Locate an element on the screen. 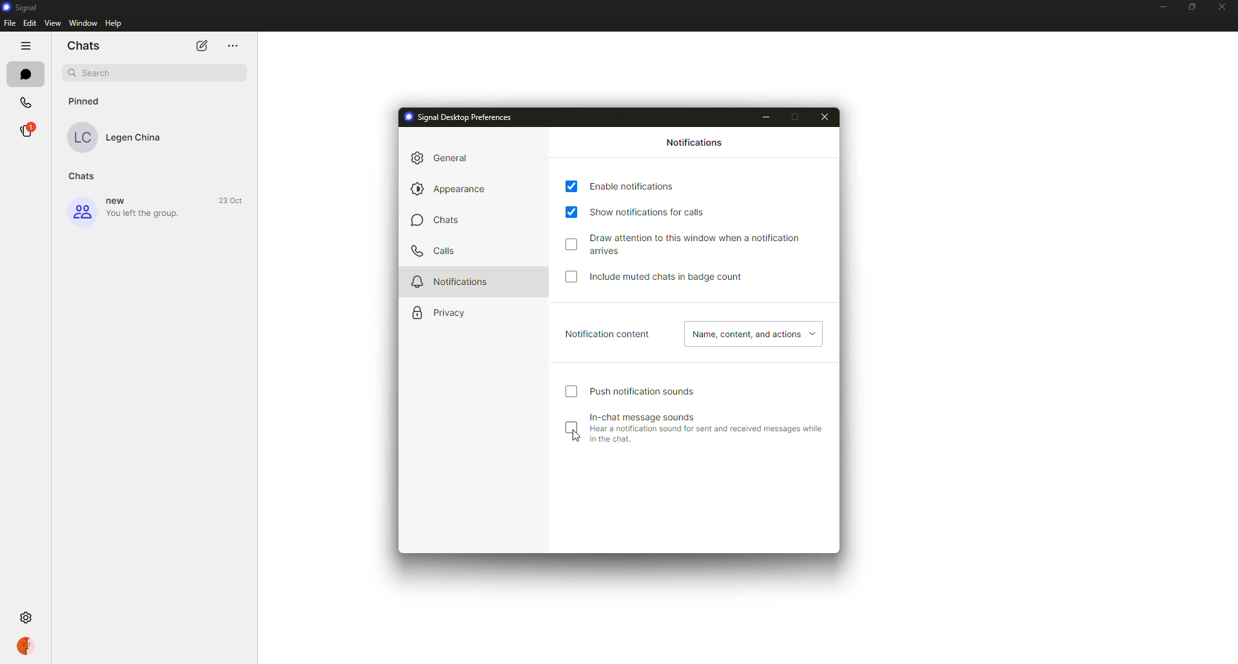  Pinned is located at coordinates (86, 101).